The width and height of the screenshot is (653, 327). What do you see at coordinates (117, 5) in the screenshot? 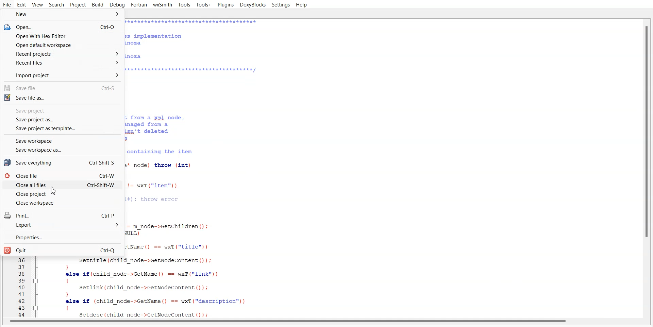
I see `Debug` at bounding box center [117, 5].